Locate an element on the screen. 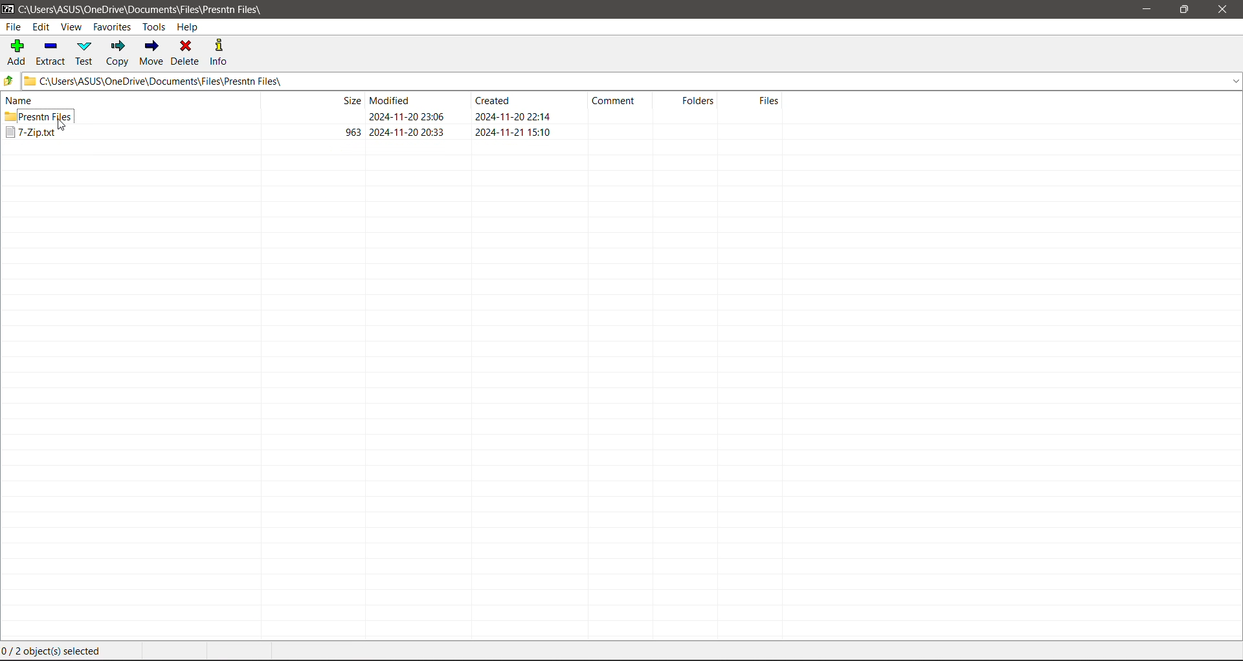  Comment is located at coordinates (615, 100).